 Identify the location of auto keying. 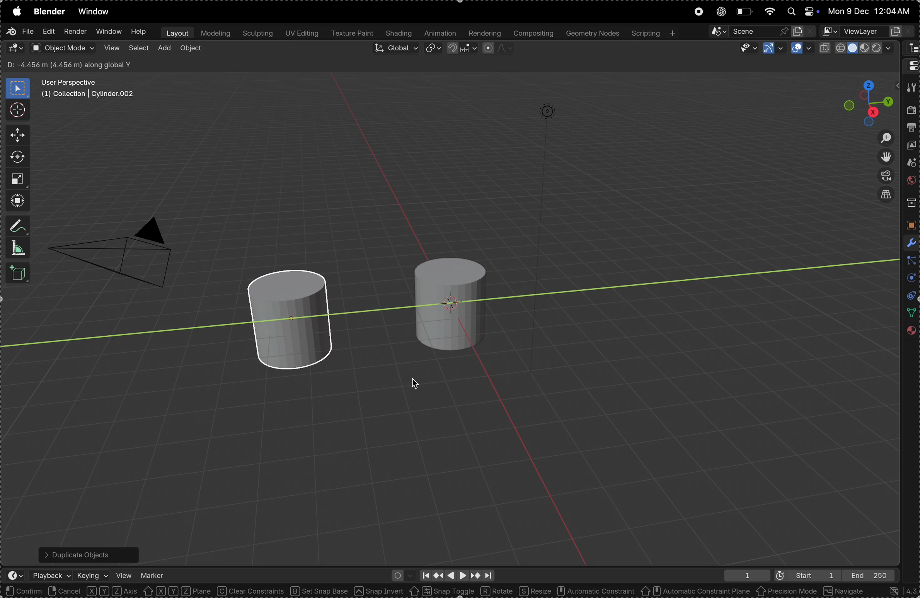
(400, 574).